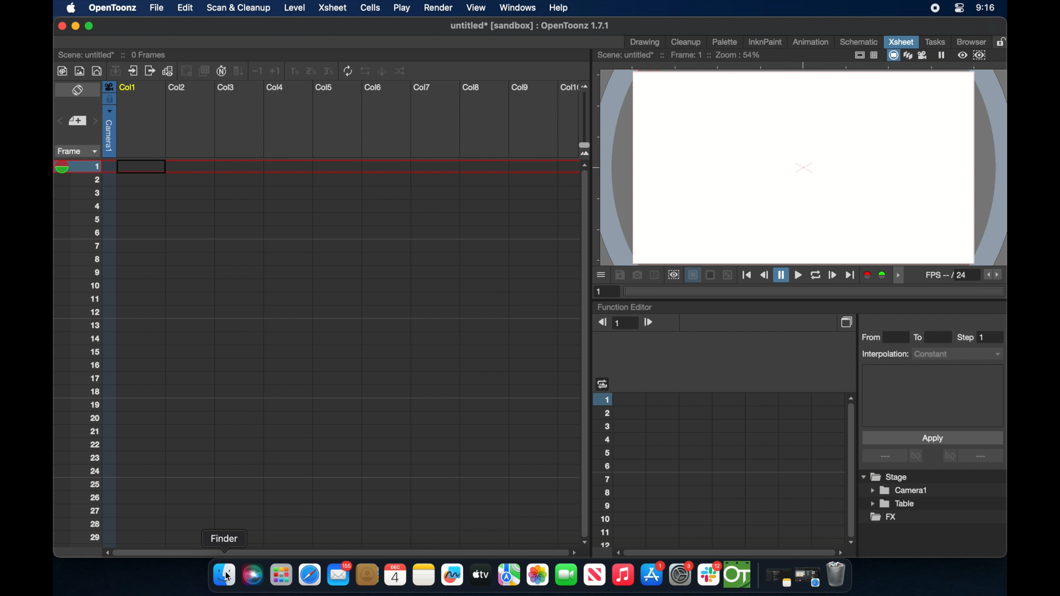 Image resolution: width=1060 pixels, height=596 pixels. Describe the element at coordinates (901, 41) in the screenshot. I see `xsheet` at that location.